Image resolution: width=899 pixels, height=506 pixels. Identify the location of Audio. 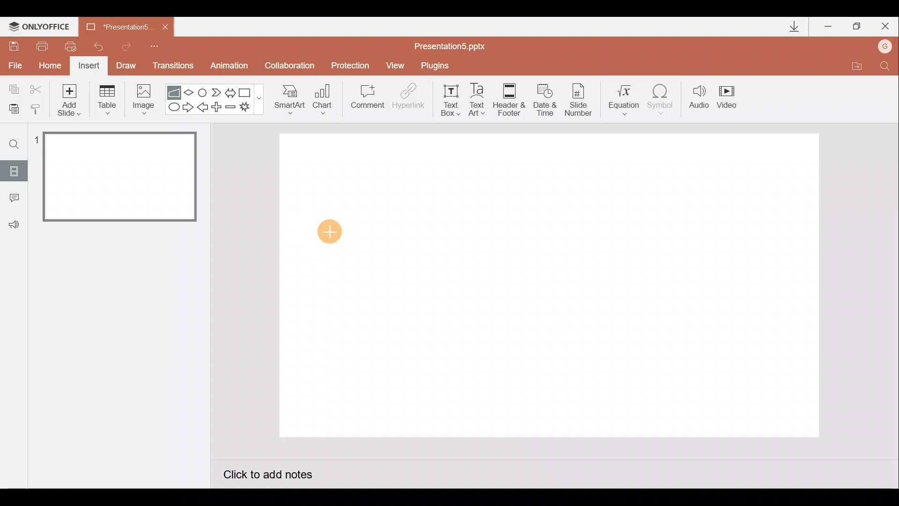
(700, 99).